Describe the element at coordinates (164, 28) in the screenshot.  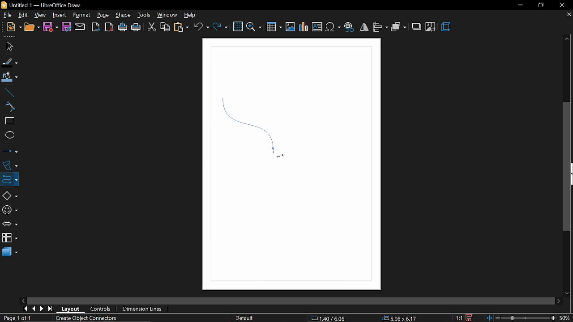
I see `copy` at that location.